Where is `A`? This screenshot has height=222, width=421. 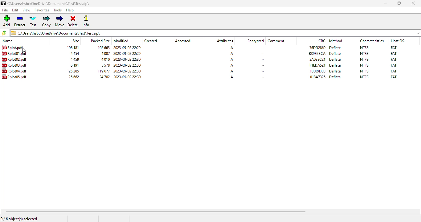
A is located at coordinates (232, 77).